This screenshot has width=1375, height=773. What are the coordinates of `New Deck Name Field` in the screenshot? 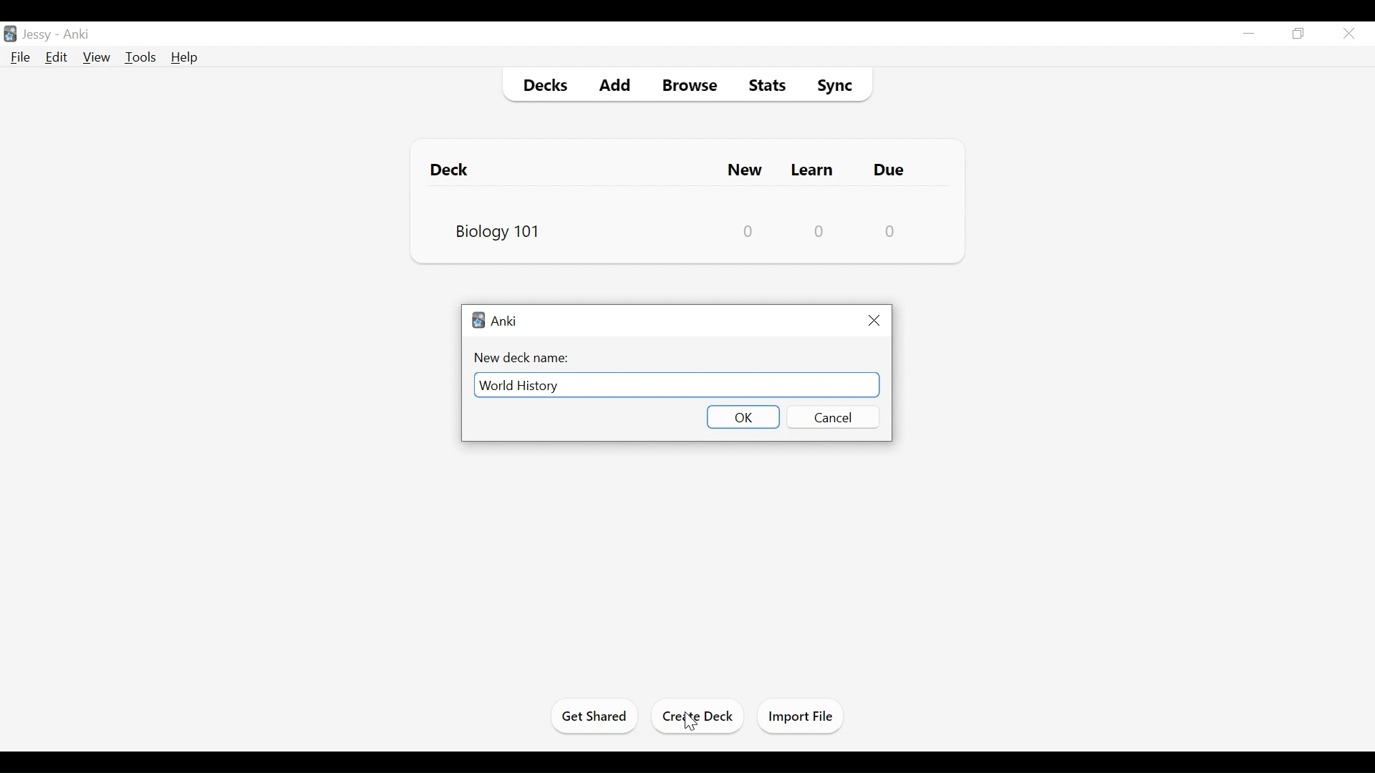 It's located at (678, 385).